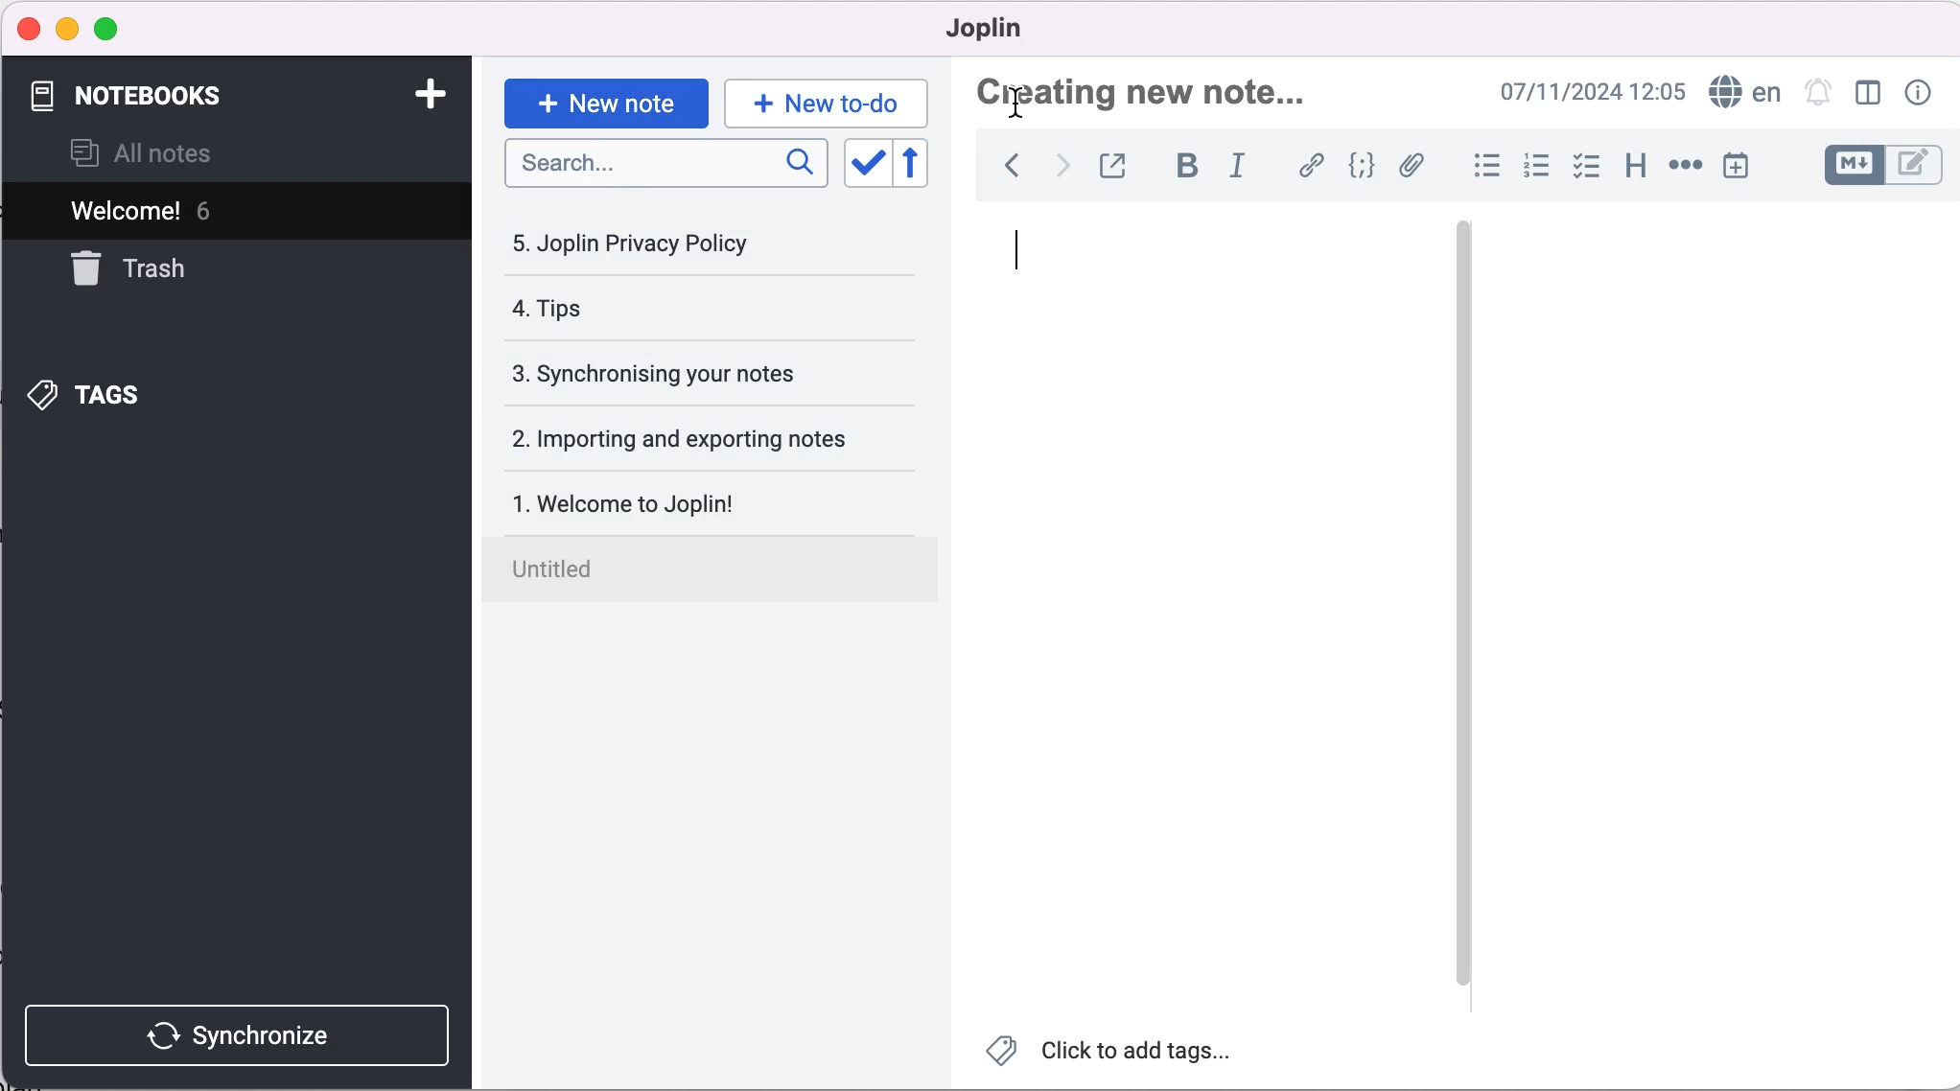 This screenshot has height=1091, width=1960. What do you see at coordinates (643, 243) in the screenshot?
I see `joplin privacy policy` at bounding box center [643, 243].